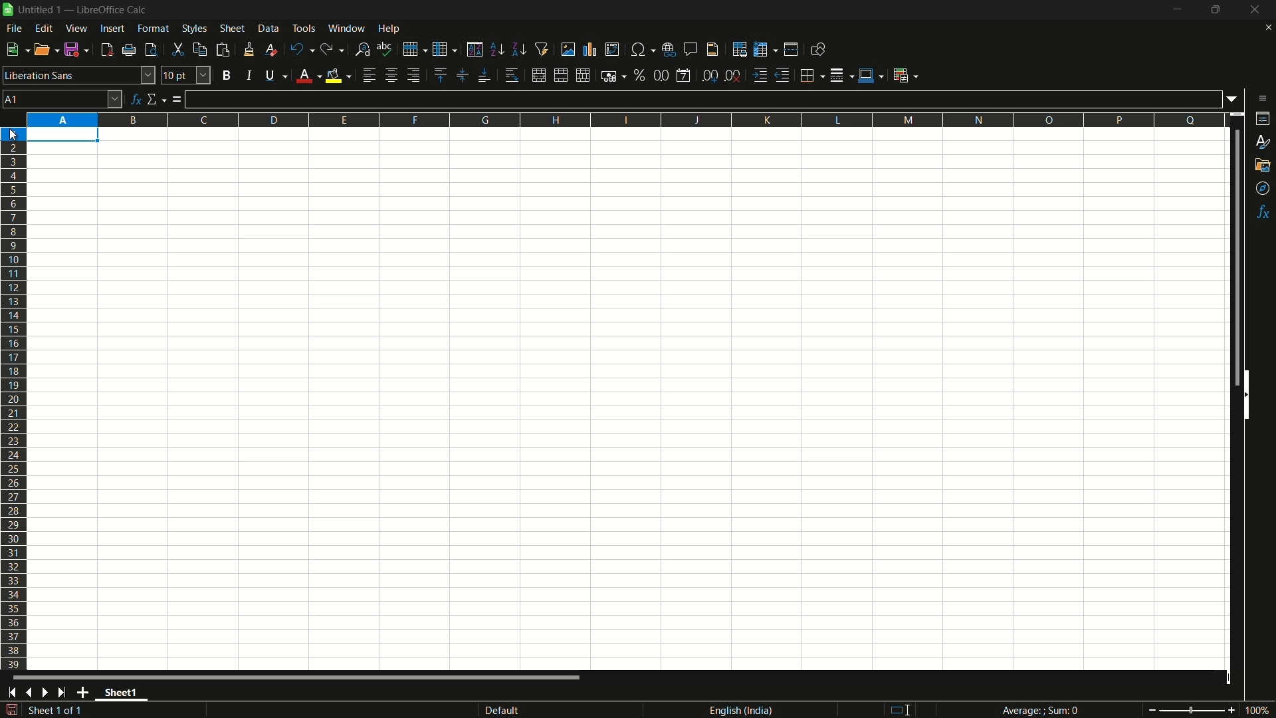 The width and height of the screenshot is (1276, 718). What do you see at coordinates (195, 29) in the screenshot?
I see `styles menu` at bounding box center [195, 29].